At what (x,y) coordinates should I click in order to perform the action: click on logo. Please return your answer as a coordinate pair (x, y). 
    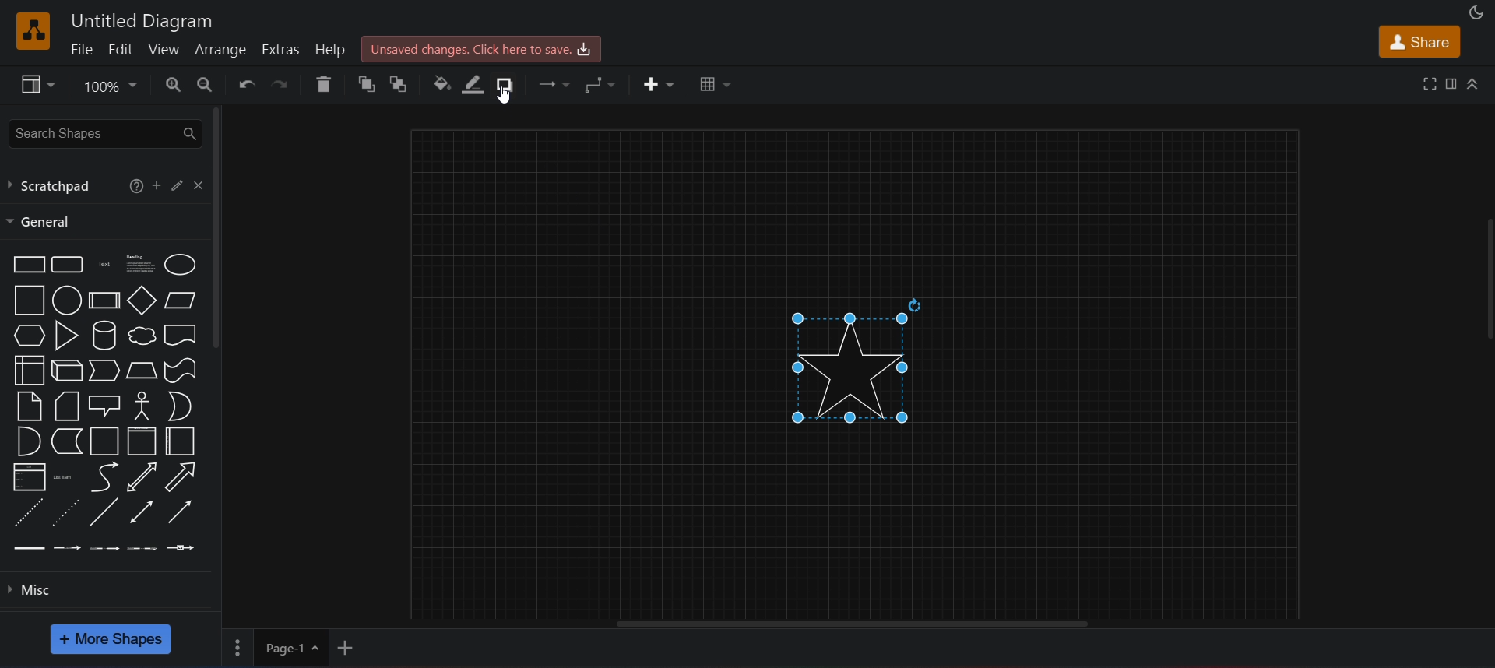
    Looking at the image, I should click on (33, 29).